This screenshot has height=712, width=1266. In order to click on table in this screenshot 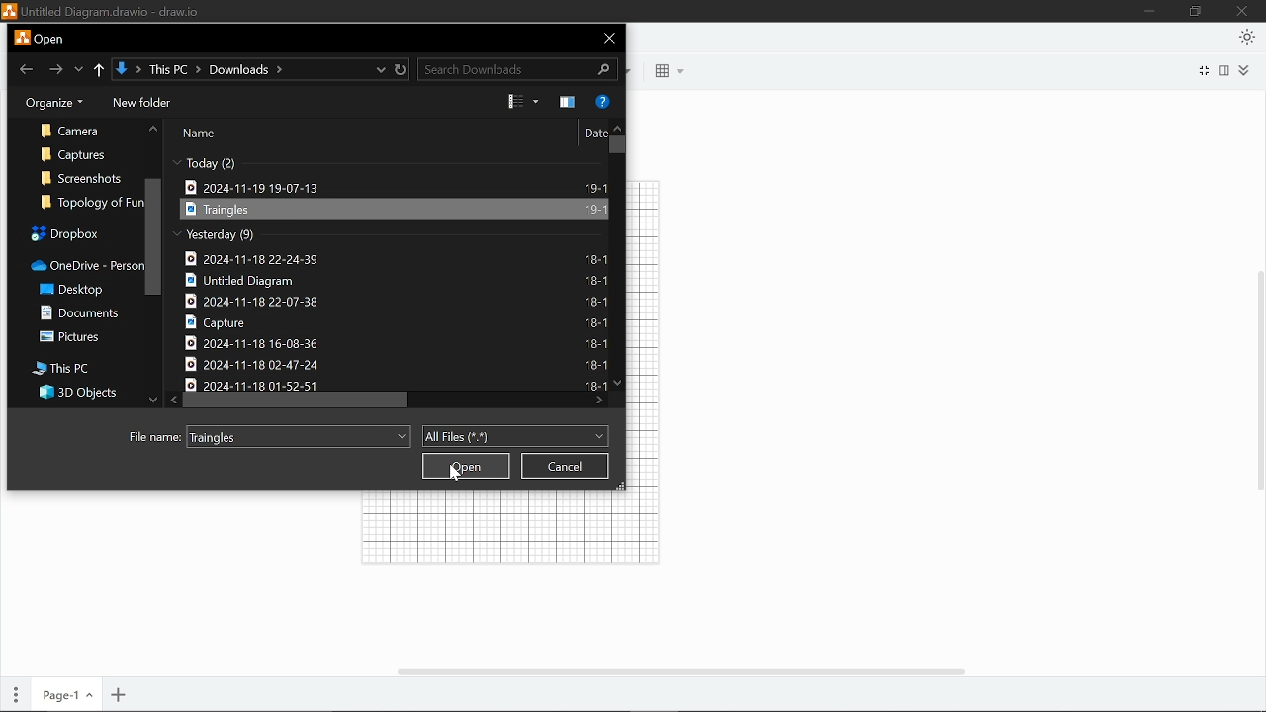, I will do `click(671, 71)`.